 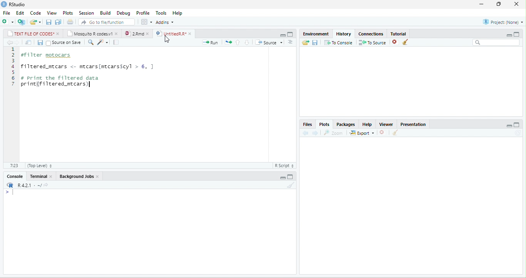 What do you see at coordinates (52, 176) in the screenshot?
I see `close` at bounding box center [52, 176].